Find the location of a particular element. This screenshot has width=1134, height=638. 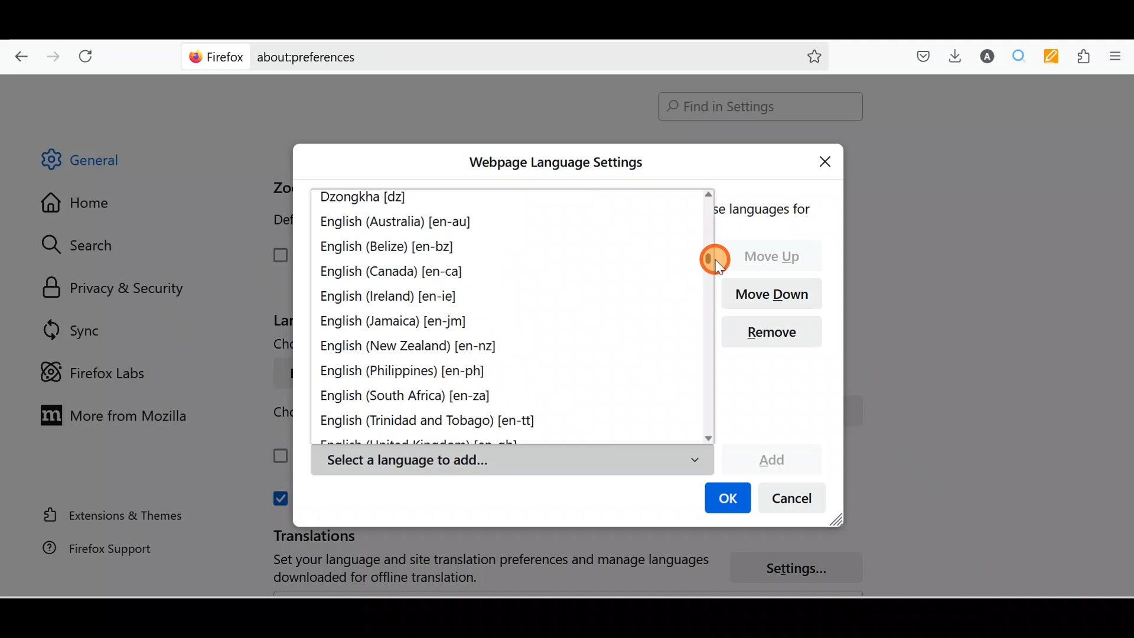

Close is located at coordinates (828, 159).